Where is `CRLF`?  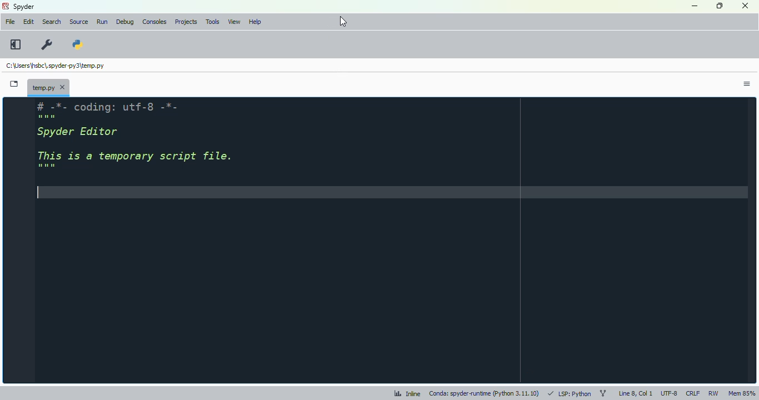
CRLF is located at coordinates (693, 393).